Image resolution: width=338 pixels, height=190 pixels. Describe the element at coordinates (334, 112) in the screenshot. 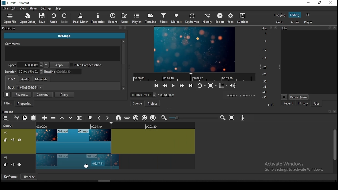

I see `CLOSE` at that location.